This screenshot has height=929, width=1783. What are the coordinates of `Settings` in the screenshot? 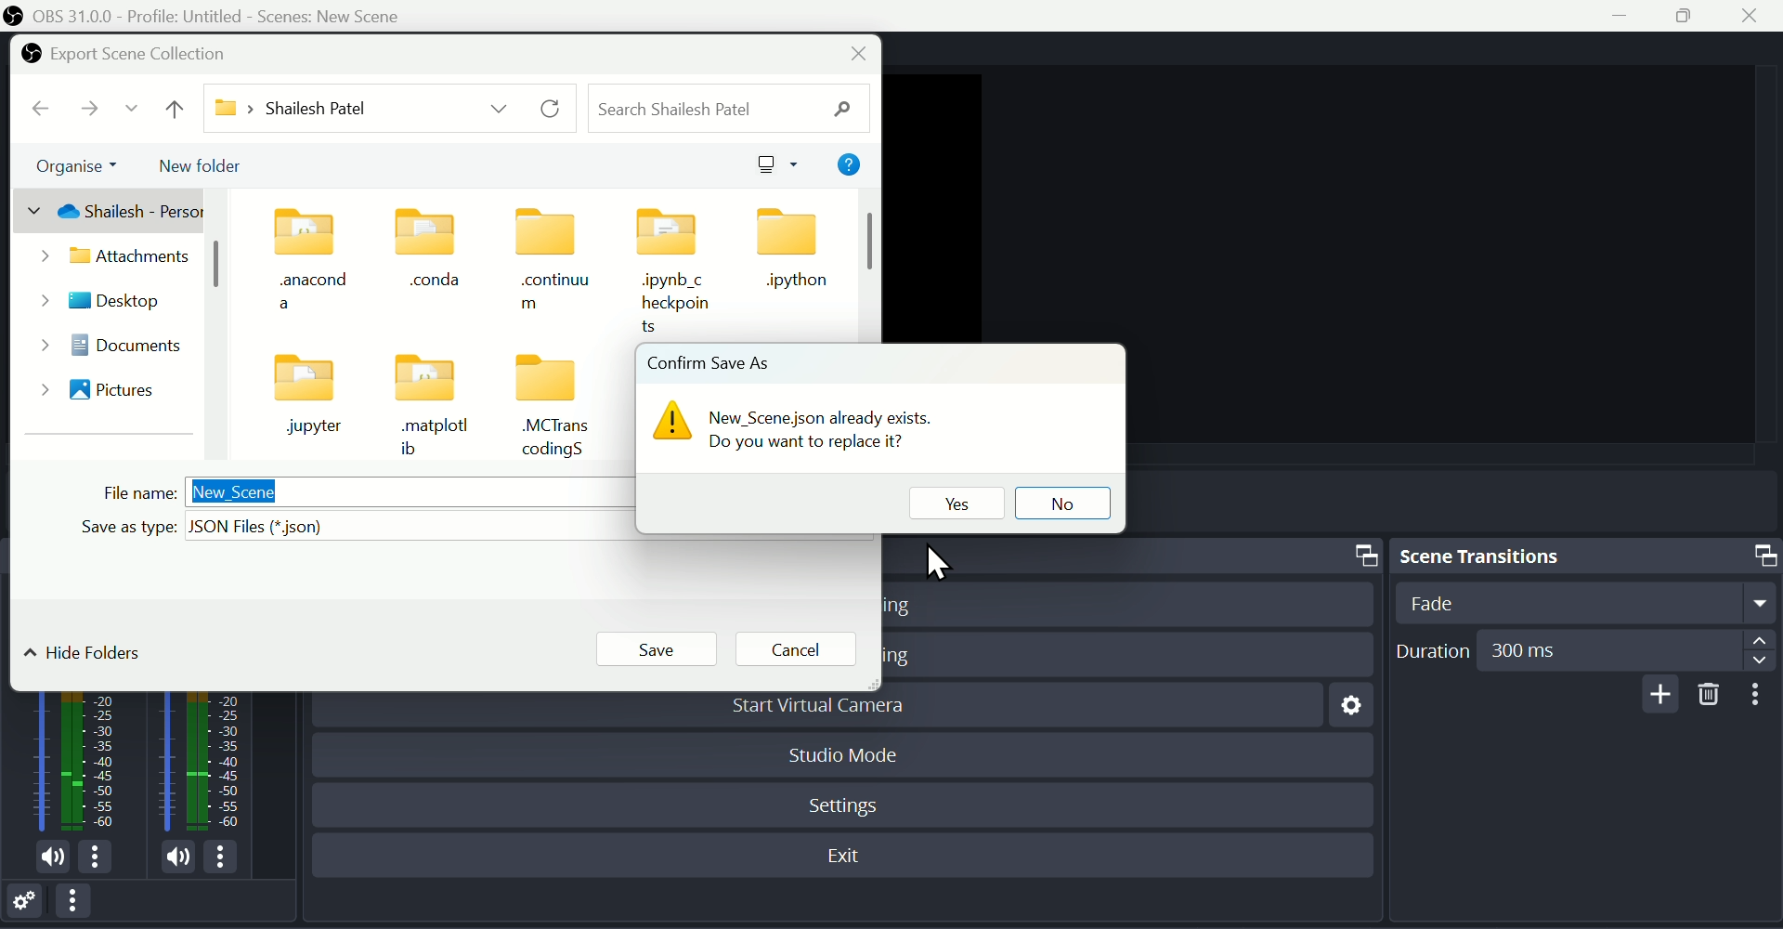 It's located at (30, 904).